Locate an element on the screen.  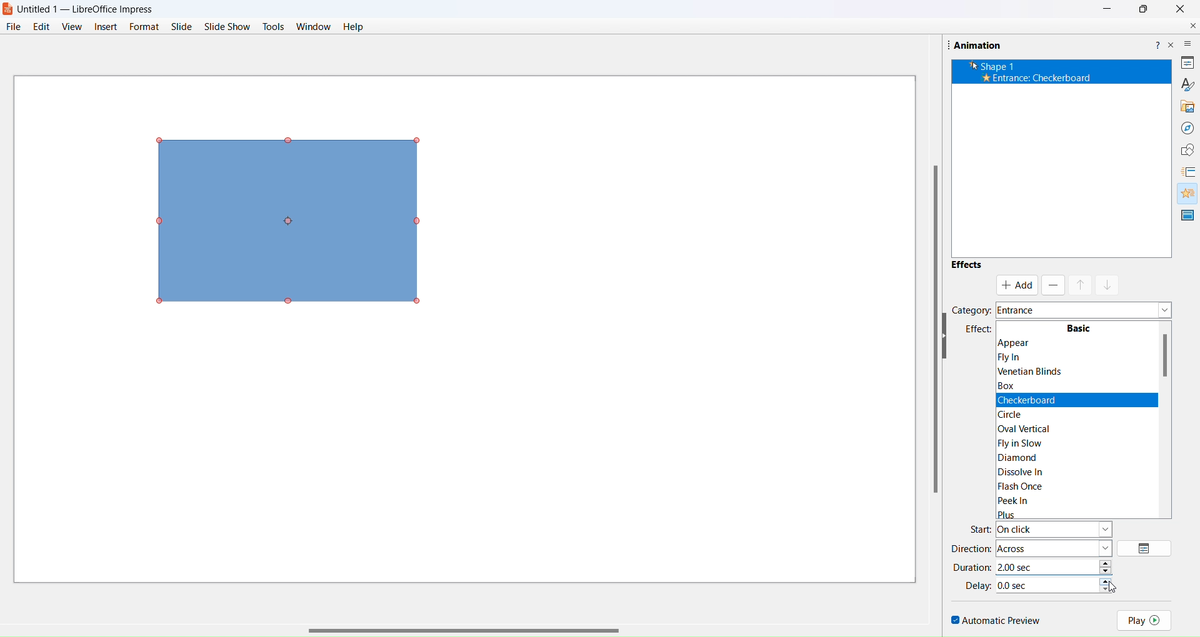
circle is located at coordinates (1021, 412).